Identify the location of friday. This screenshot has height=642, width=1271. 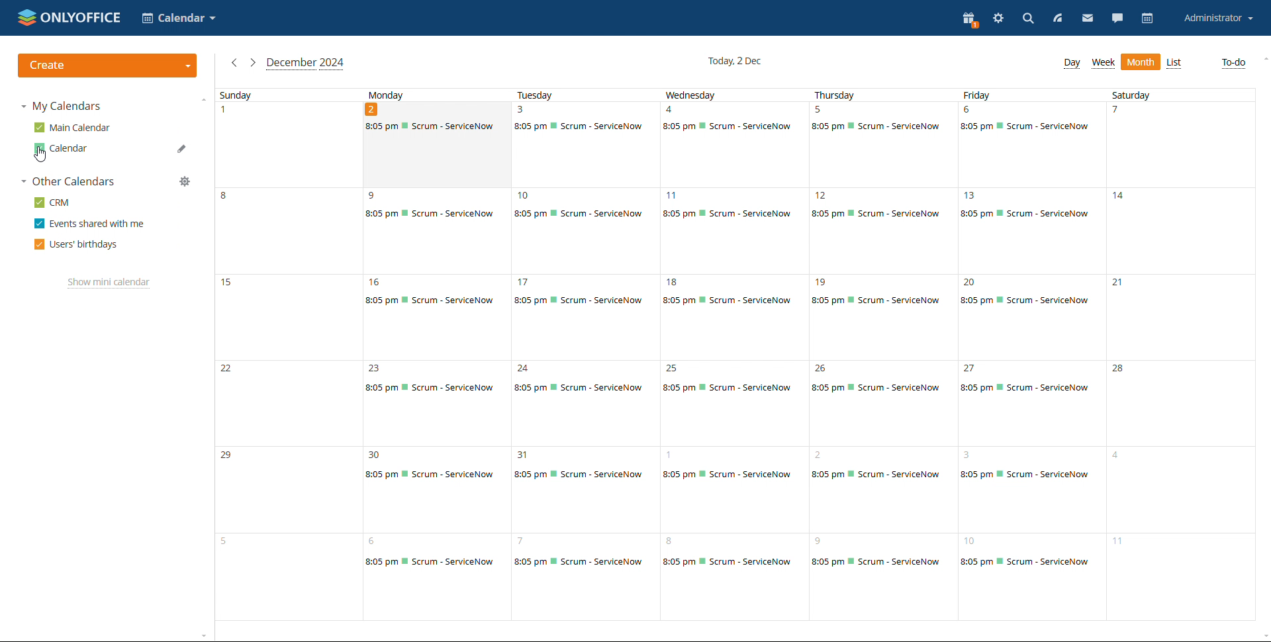
(1035, 354).